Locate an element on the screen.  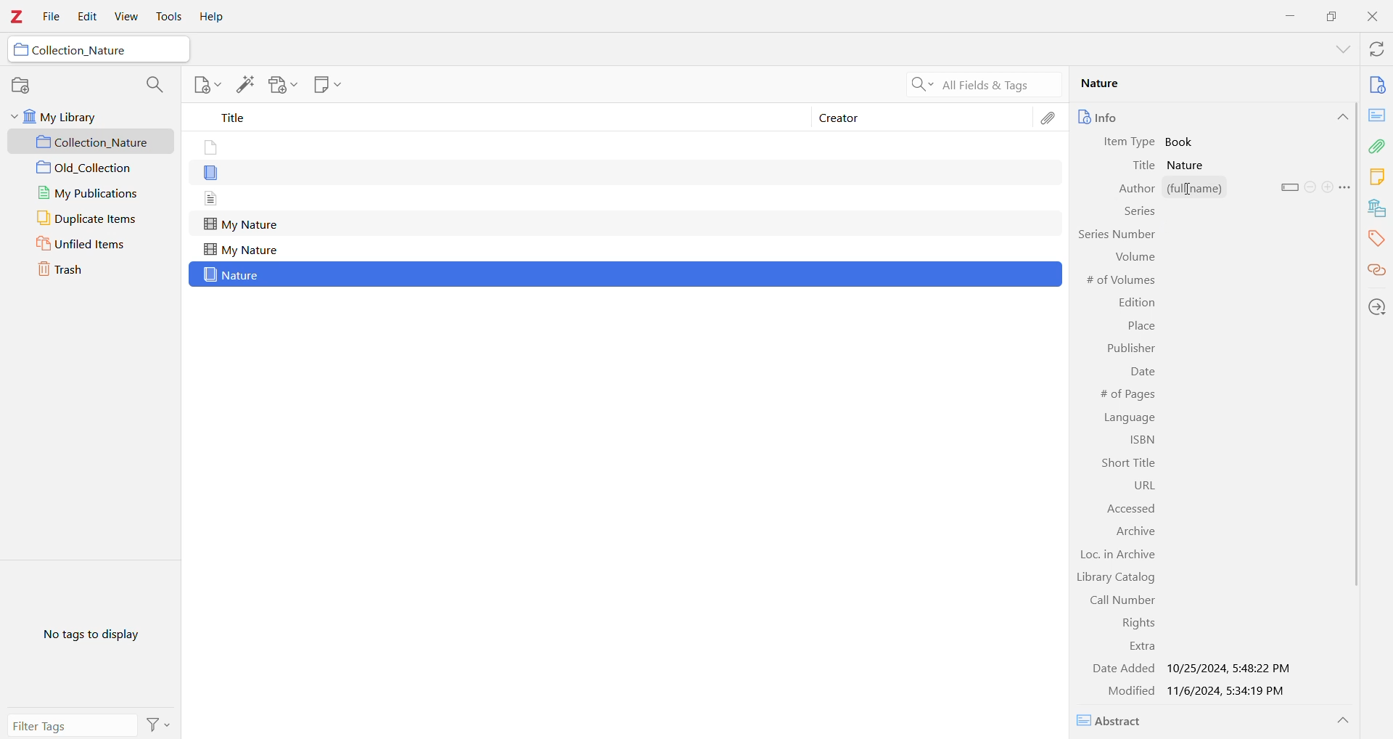
Accessed is located at coordinates (1125, 508).